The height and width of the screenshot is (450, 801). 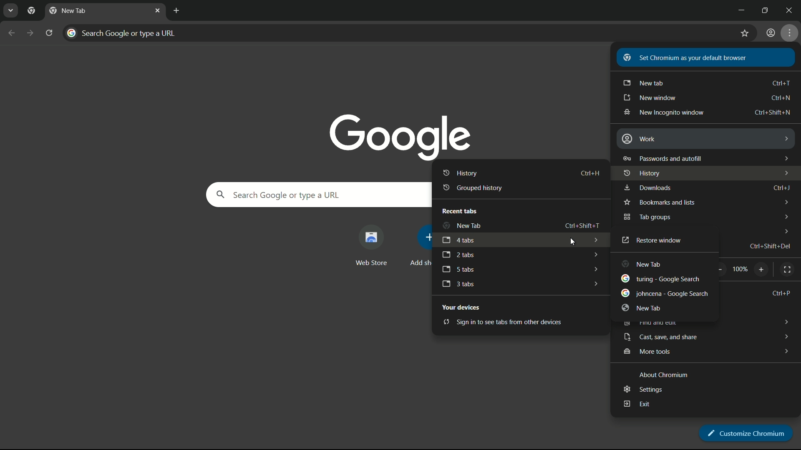 What do you see at coordinates (573, 241) in the screenshot?
I see `cursor` at bounding box center [573, 241].